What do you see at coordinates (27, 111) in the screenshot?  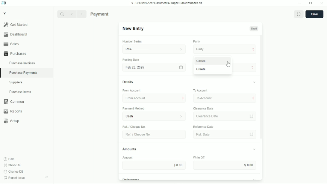 I see `Reports` at bounding box center [27, 111].